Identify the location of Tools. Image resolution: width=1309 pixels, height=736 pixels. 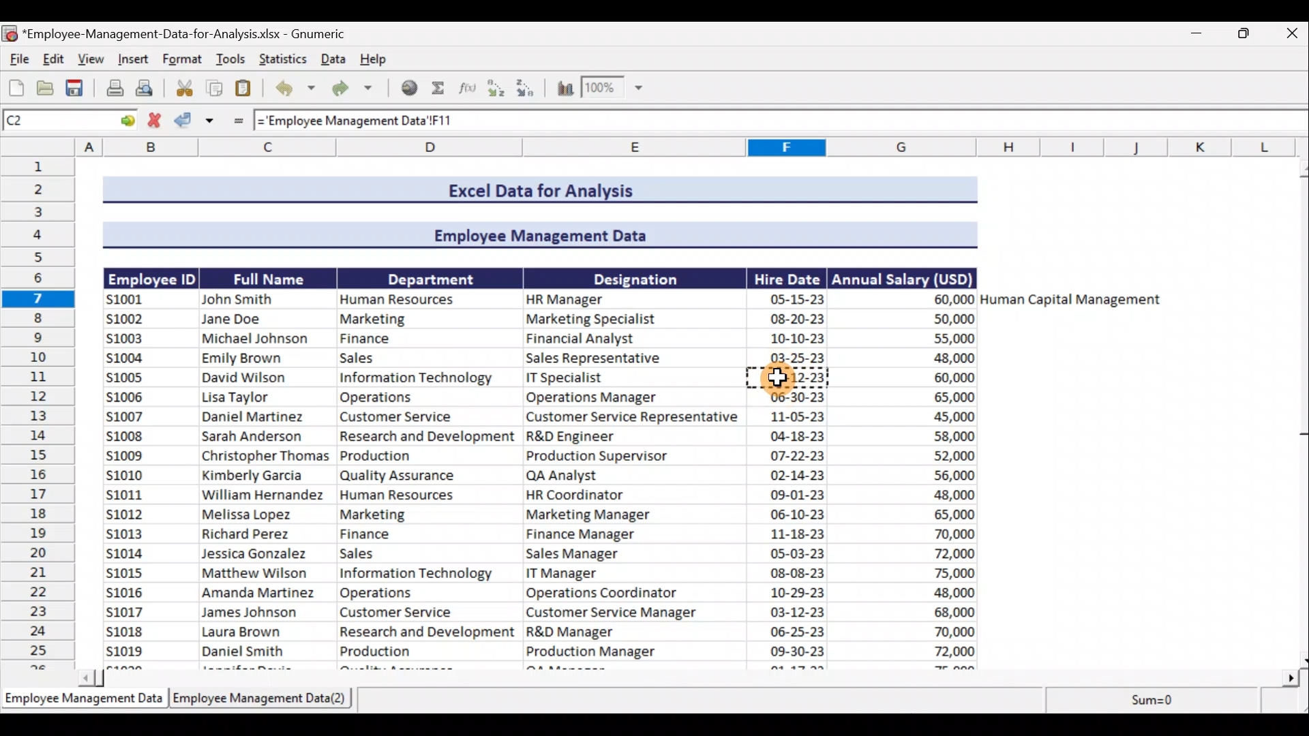
(234, 59).